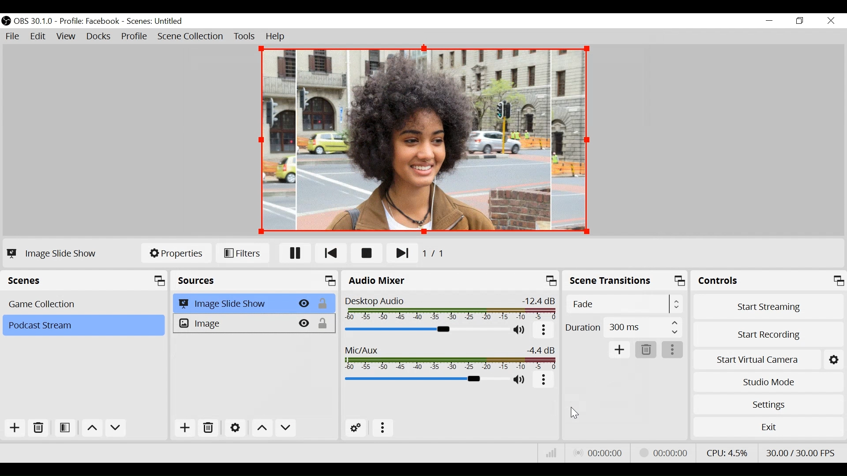 The width and height of the screenshot is (847, 476). What do you see at coordinates (544, 380) in the screenshot?
I see `More options` at bounding box center [544, 380].